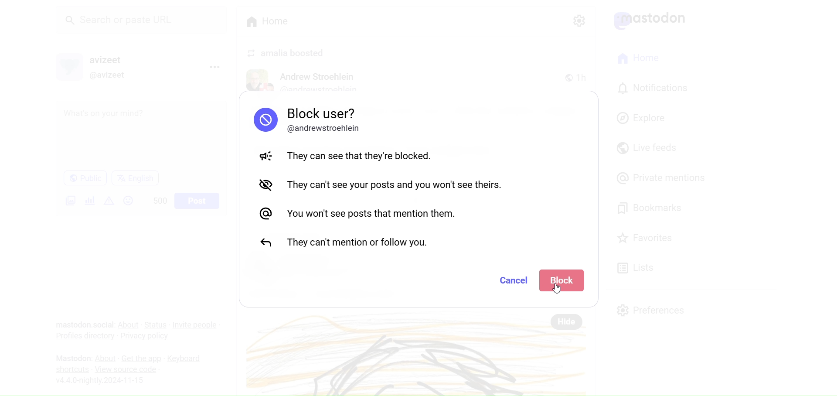 The width and height of the screenshot is (837, 396). What do you see at coordinates (418, 244) in the screenshot?
I see `They can't mention or follow you` at bounding box center [418, 244].